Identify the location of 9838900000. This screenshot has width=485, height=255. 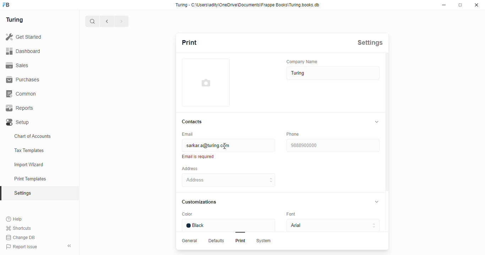
(333, 145).